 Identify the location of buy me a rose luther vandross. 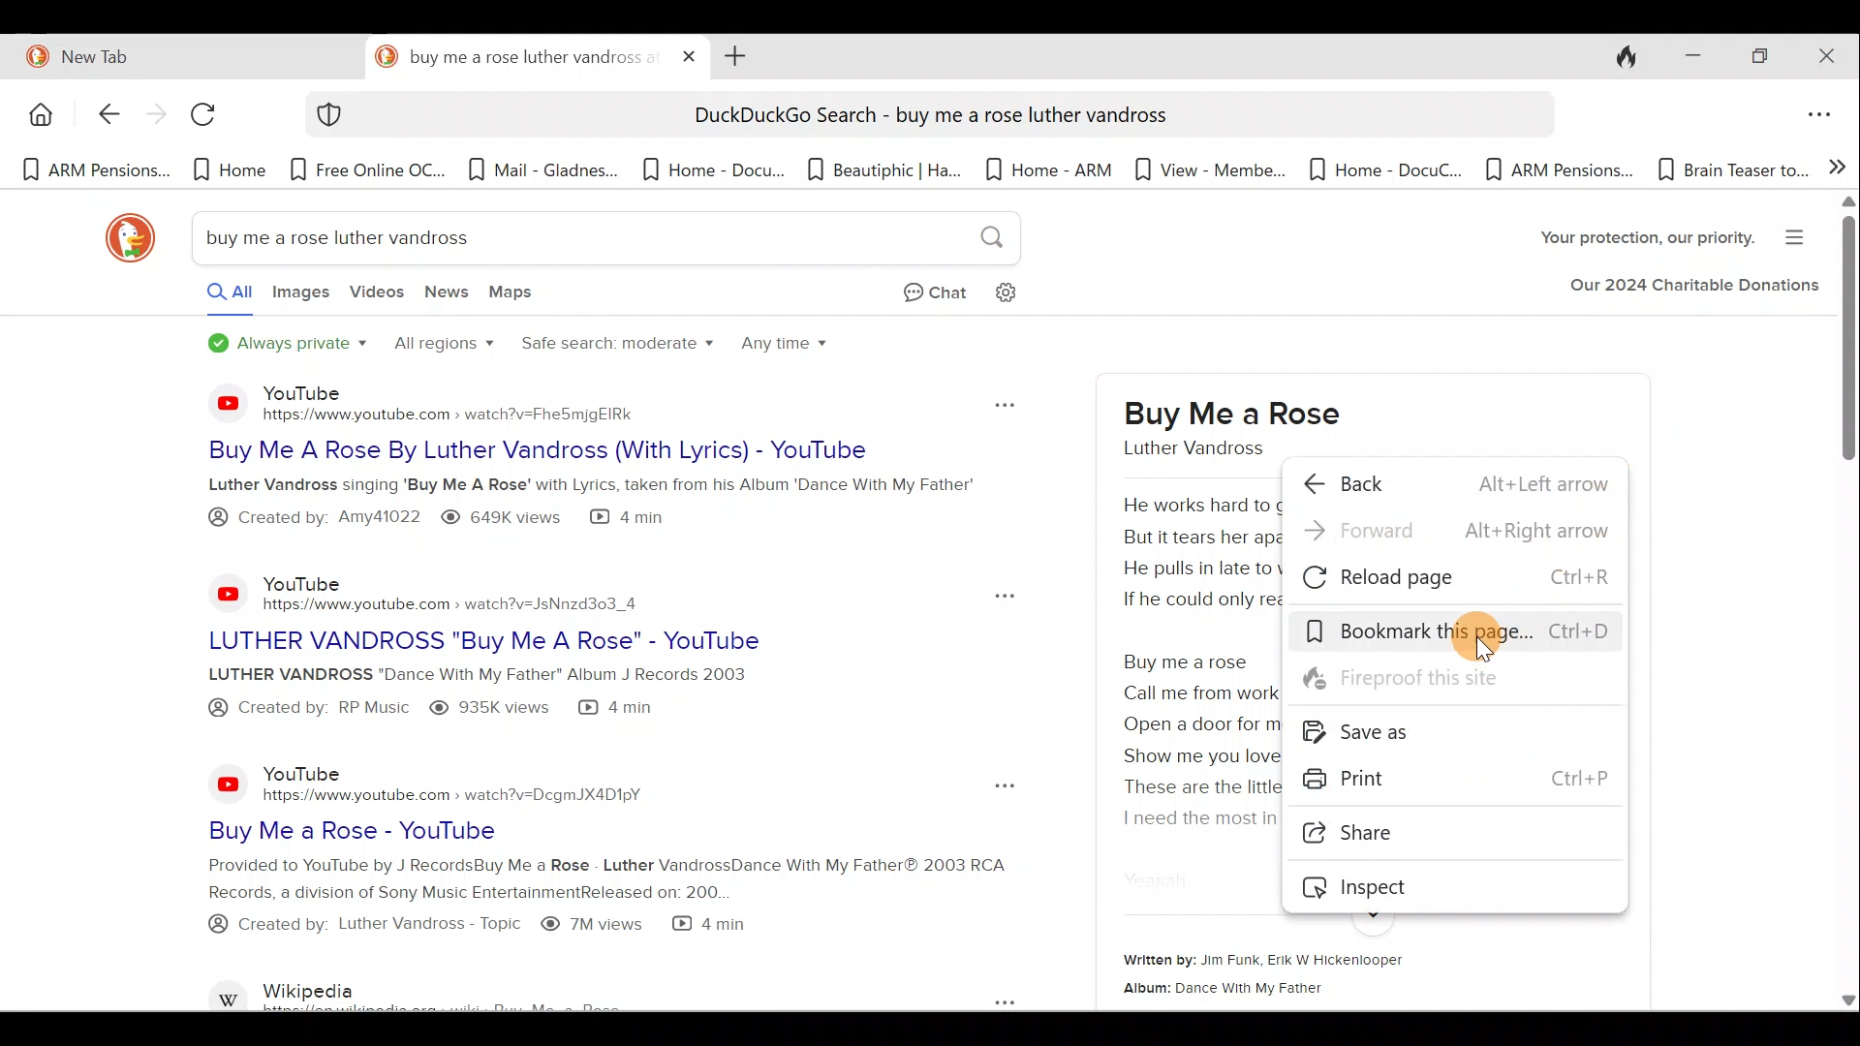
(515, 57).